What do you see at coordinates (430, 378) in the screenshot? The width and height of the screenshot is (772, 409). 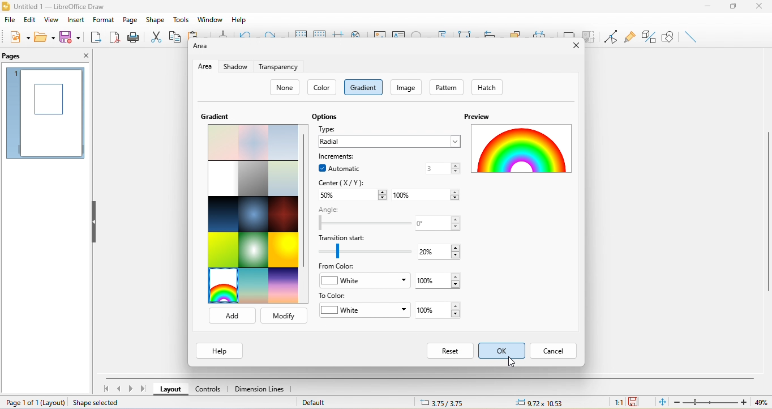 I see `horizontal scroll bar` at bounding box center [430, 378].